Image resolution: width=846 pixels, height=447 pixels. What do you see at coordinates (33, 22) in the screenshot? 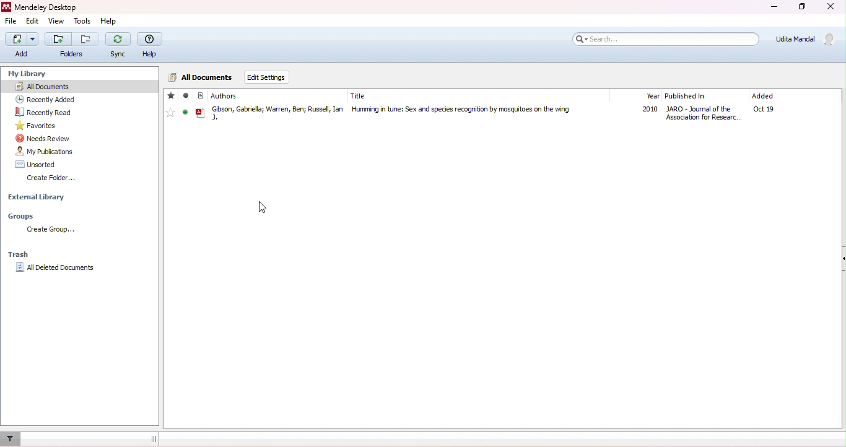
I see `edit` at bounding box center [33, 22].